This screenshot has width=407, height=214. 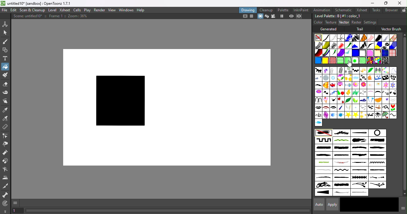 What do you see at coordinates (333, 70) in the screenshot?
I see `atta` at bounding box center [333, 70].